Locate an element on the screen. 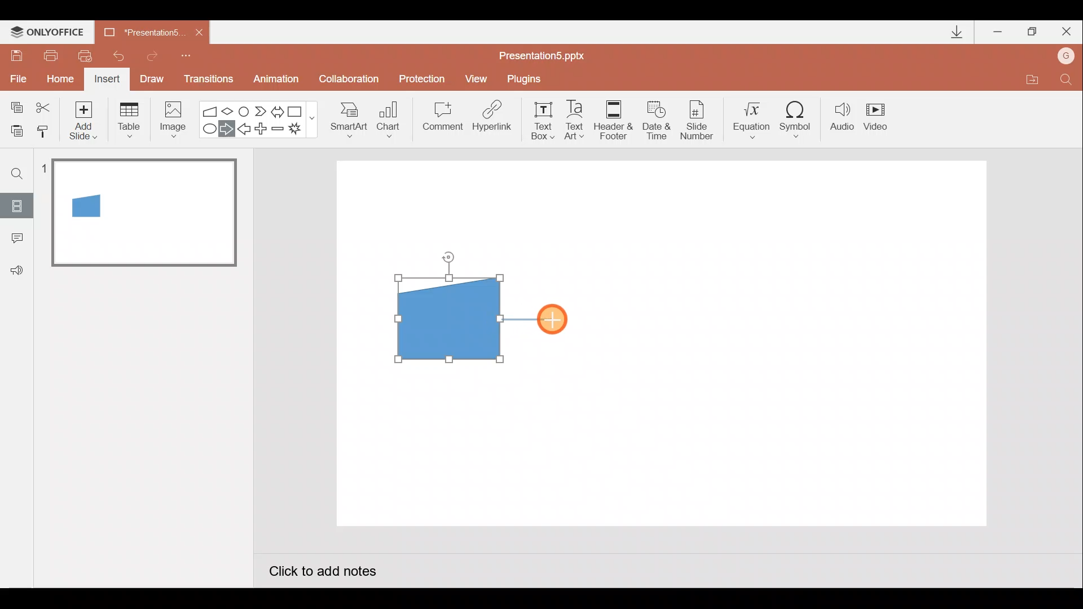  Feedback & support is located at coordinates (17, 270).